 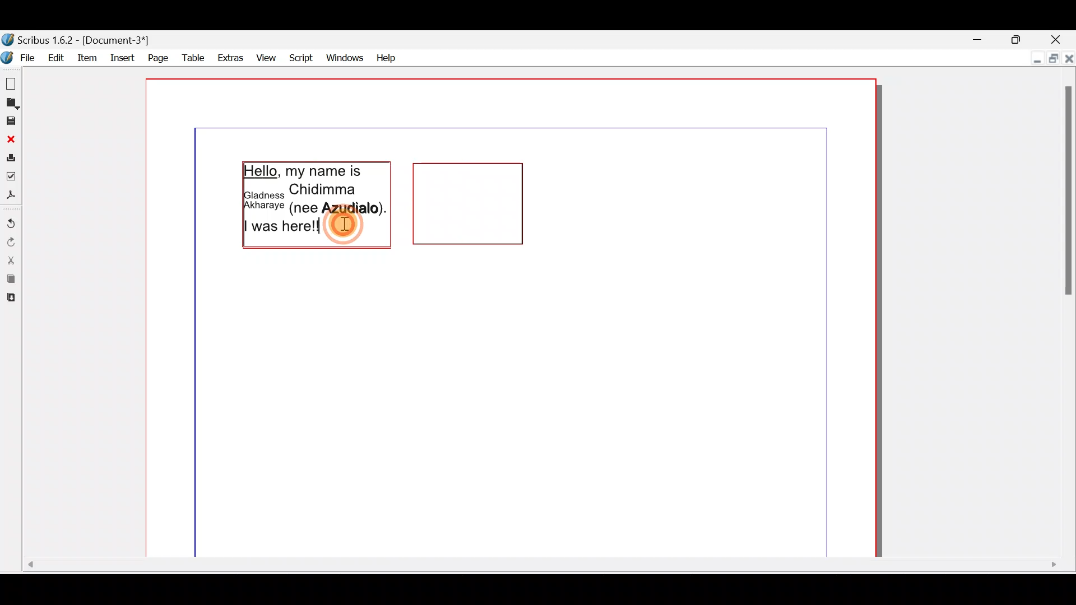 I want to click on Copy, so click(x=11, y=279).